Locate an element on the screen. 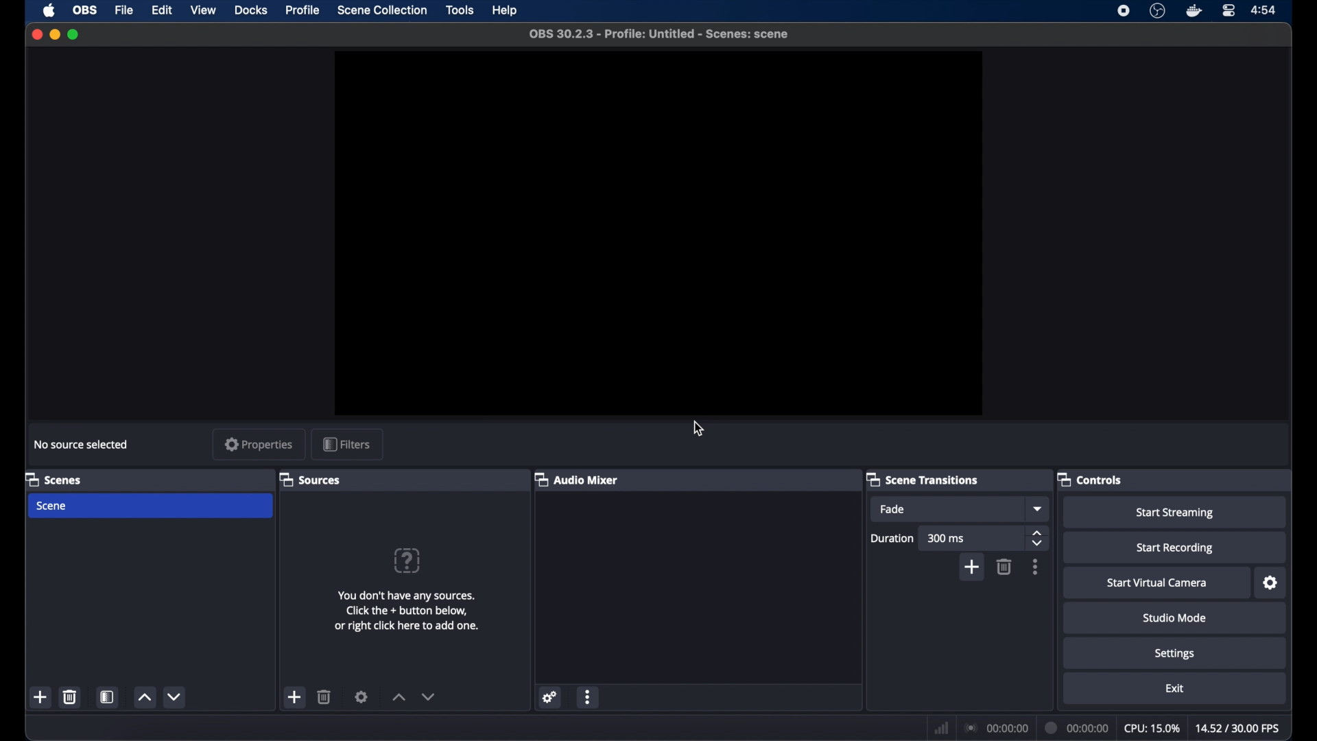  scene is located at coordinates (55, 506).